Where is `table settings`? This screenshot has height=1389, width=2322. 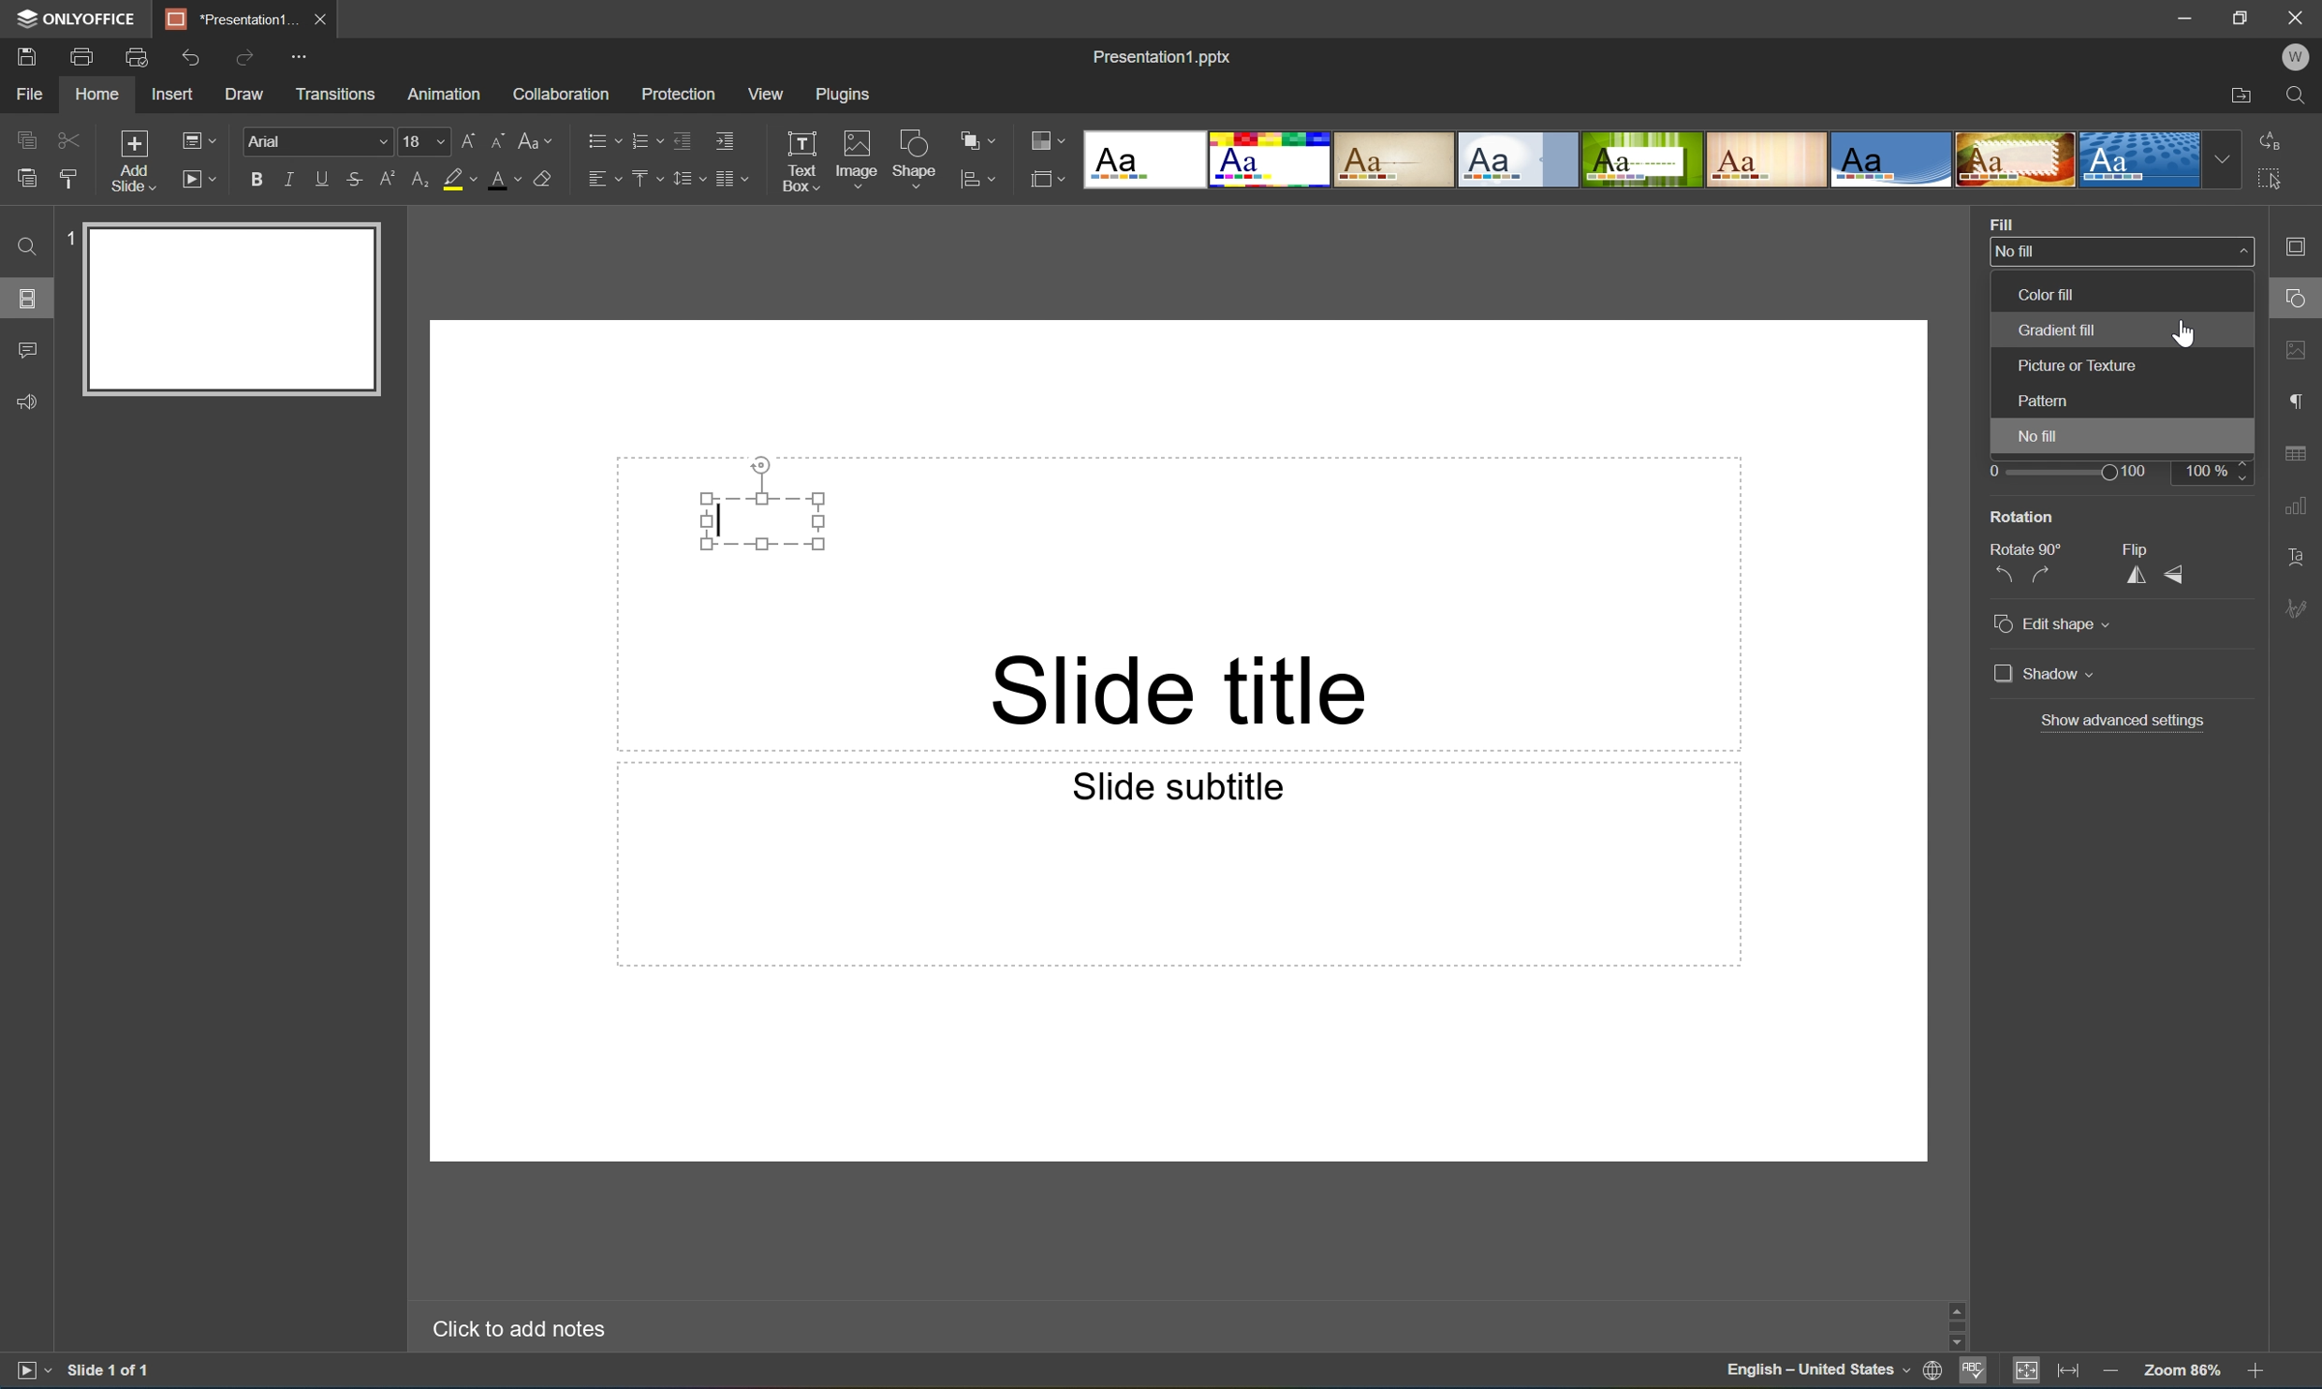
table settings is located at coordinates (2299, 454).